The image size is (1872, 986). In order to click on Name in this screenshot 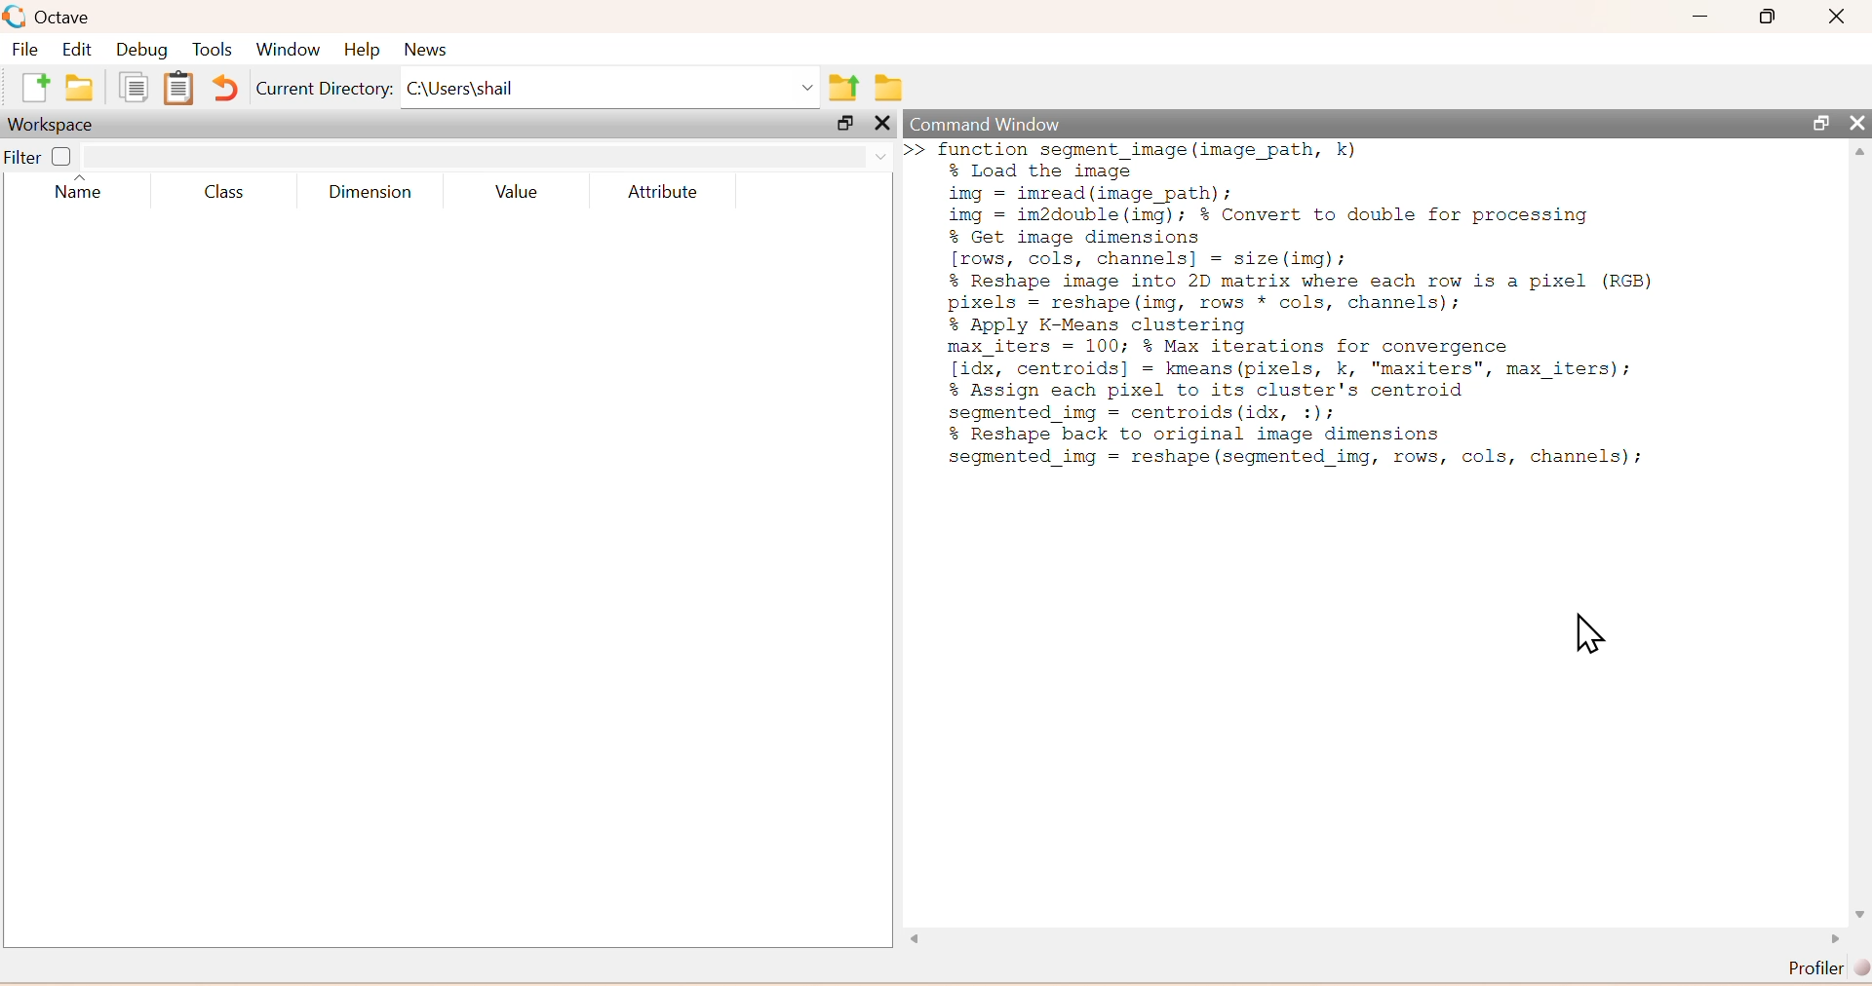, I will do `click(80, 191)`.